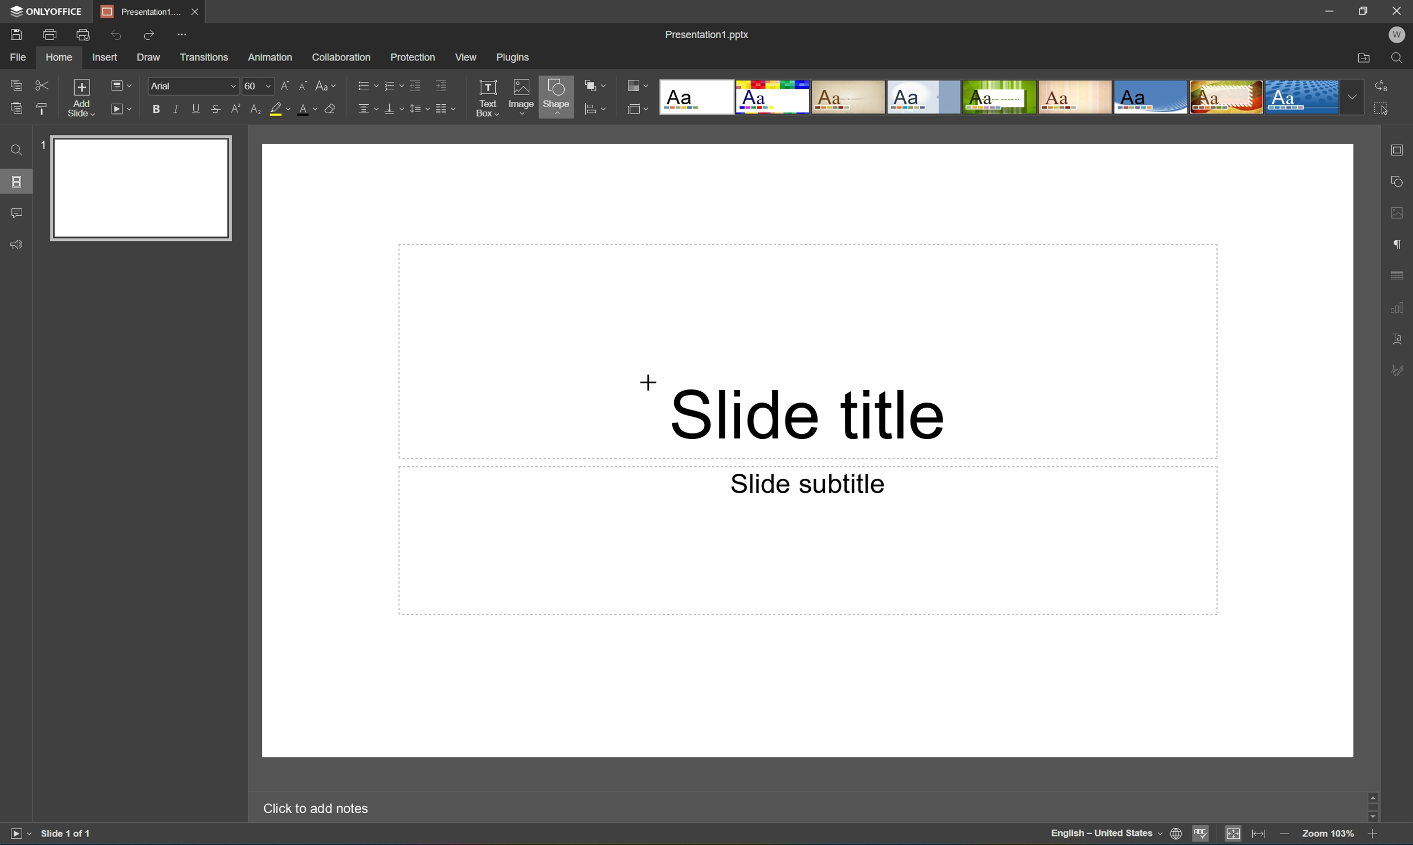  I want to click on Find, so click(14, 150).